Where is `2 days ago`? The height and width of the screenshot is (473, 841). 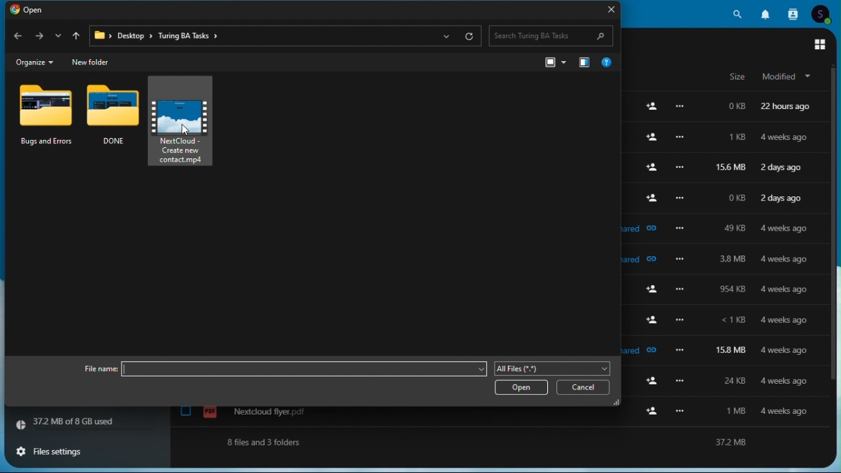 2 days ago is located at coordinates (783, 200).